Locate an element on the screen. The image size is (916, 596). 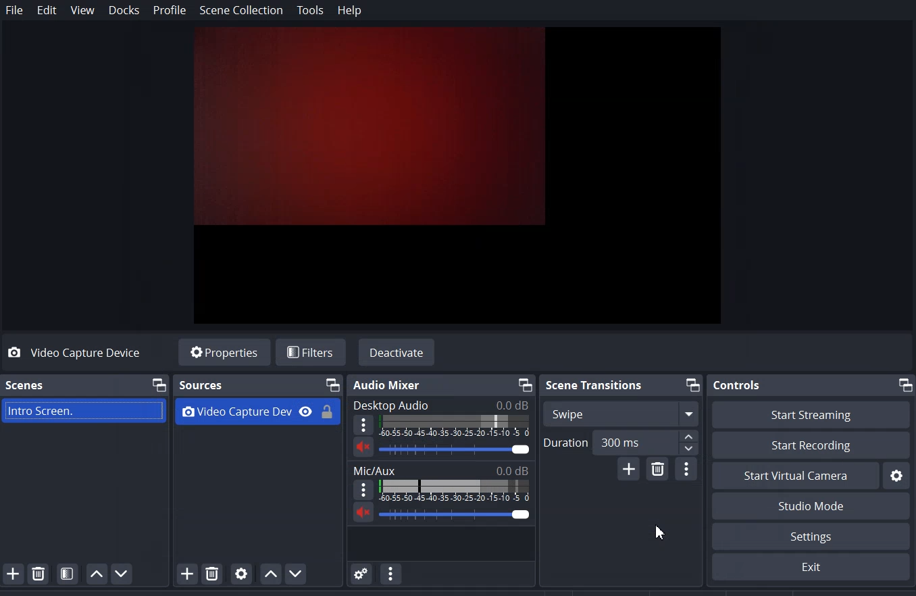
Video Capture Dev is located at coordinates (234, 410).